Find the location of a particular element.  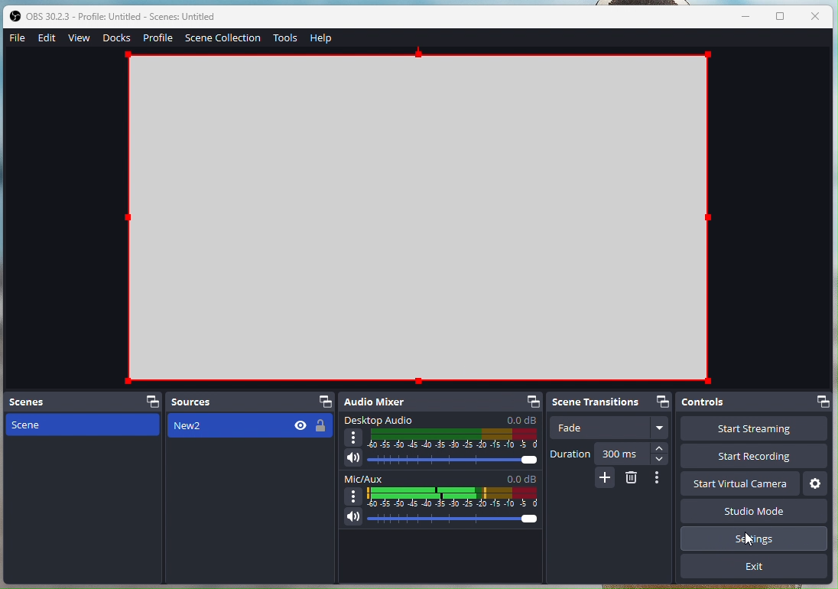

Tools is located at coordinates (287, 37).